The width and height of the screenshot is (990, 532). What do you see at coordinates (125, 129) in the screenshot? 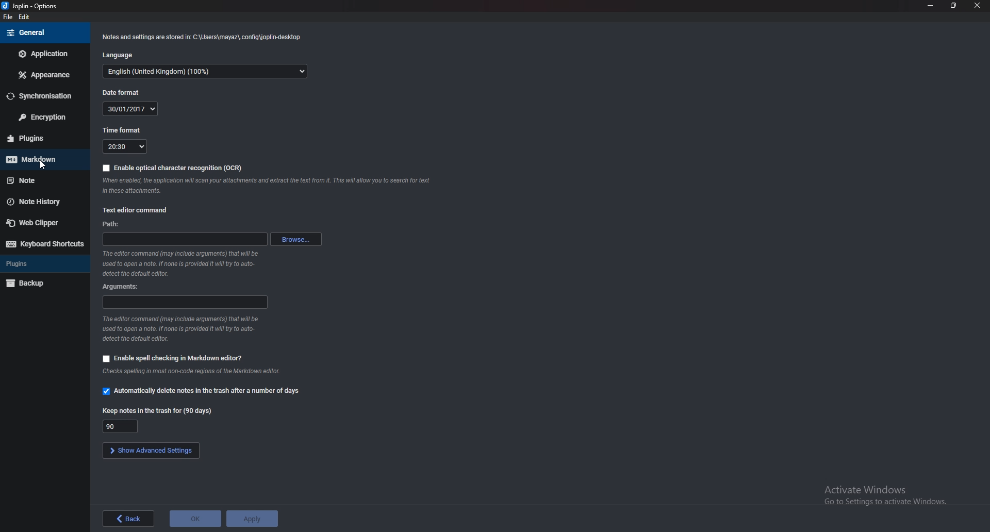
I see `Time format` at bounding box center [125, 129].